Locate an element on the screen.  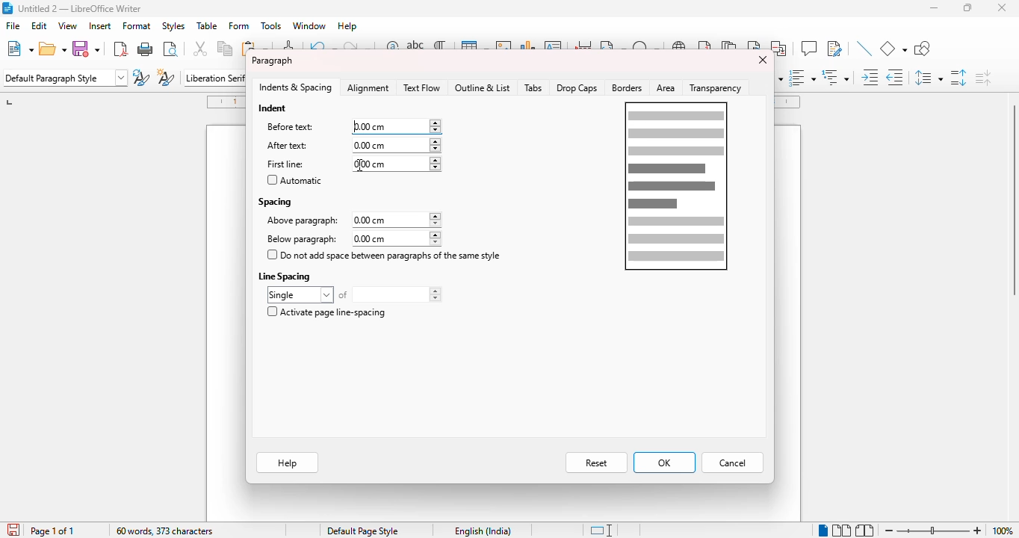
table is located at coordinates (207, 26).